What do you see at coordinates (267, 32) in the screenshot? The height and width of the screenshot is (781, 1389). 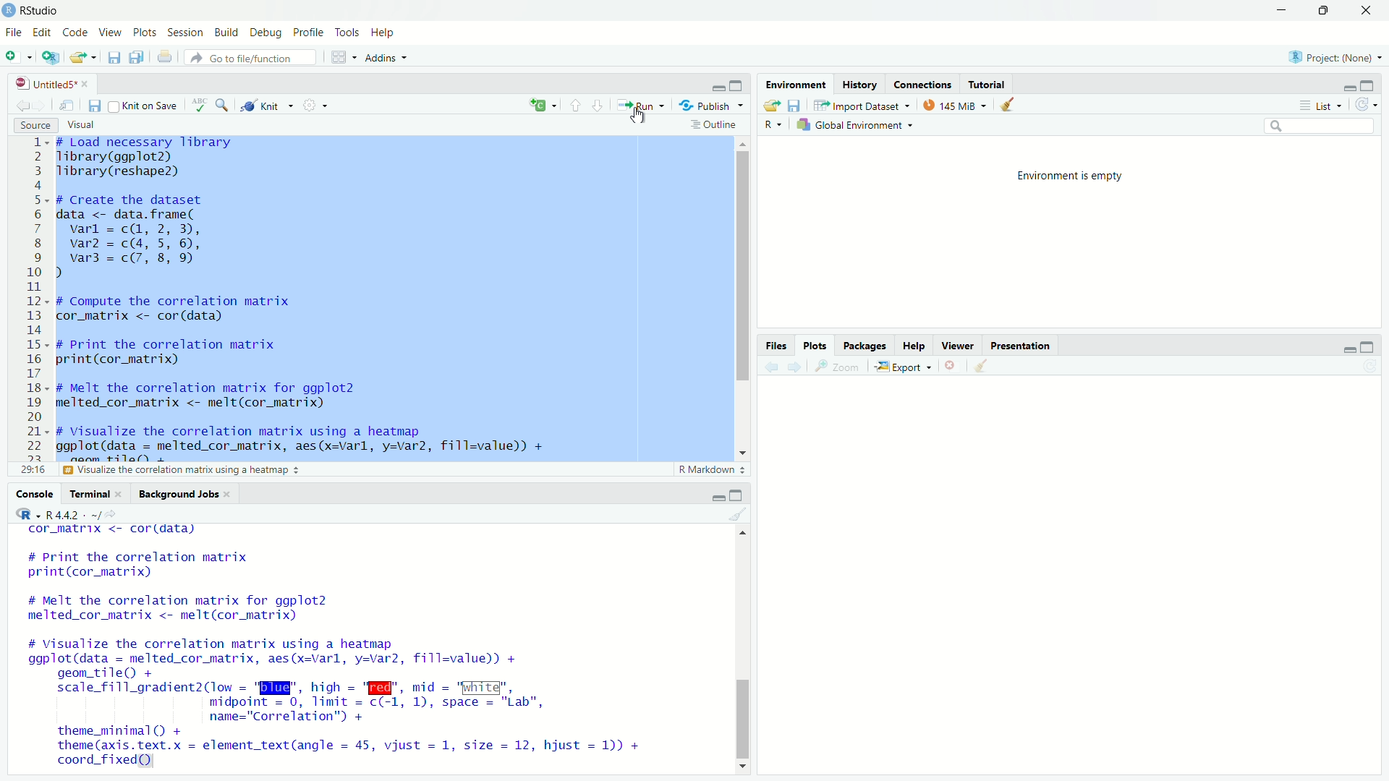 I see `debug` at bounding box center [267, 32].